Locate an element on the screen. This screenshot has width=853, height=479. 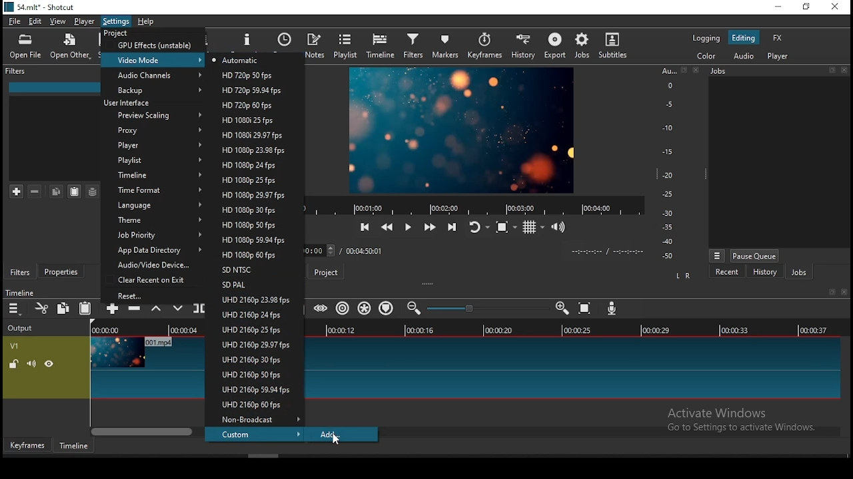
player is located at coordinates (85, 22).